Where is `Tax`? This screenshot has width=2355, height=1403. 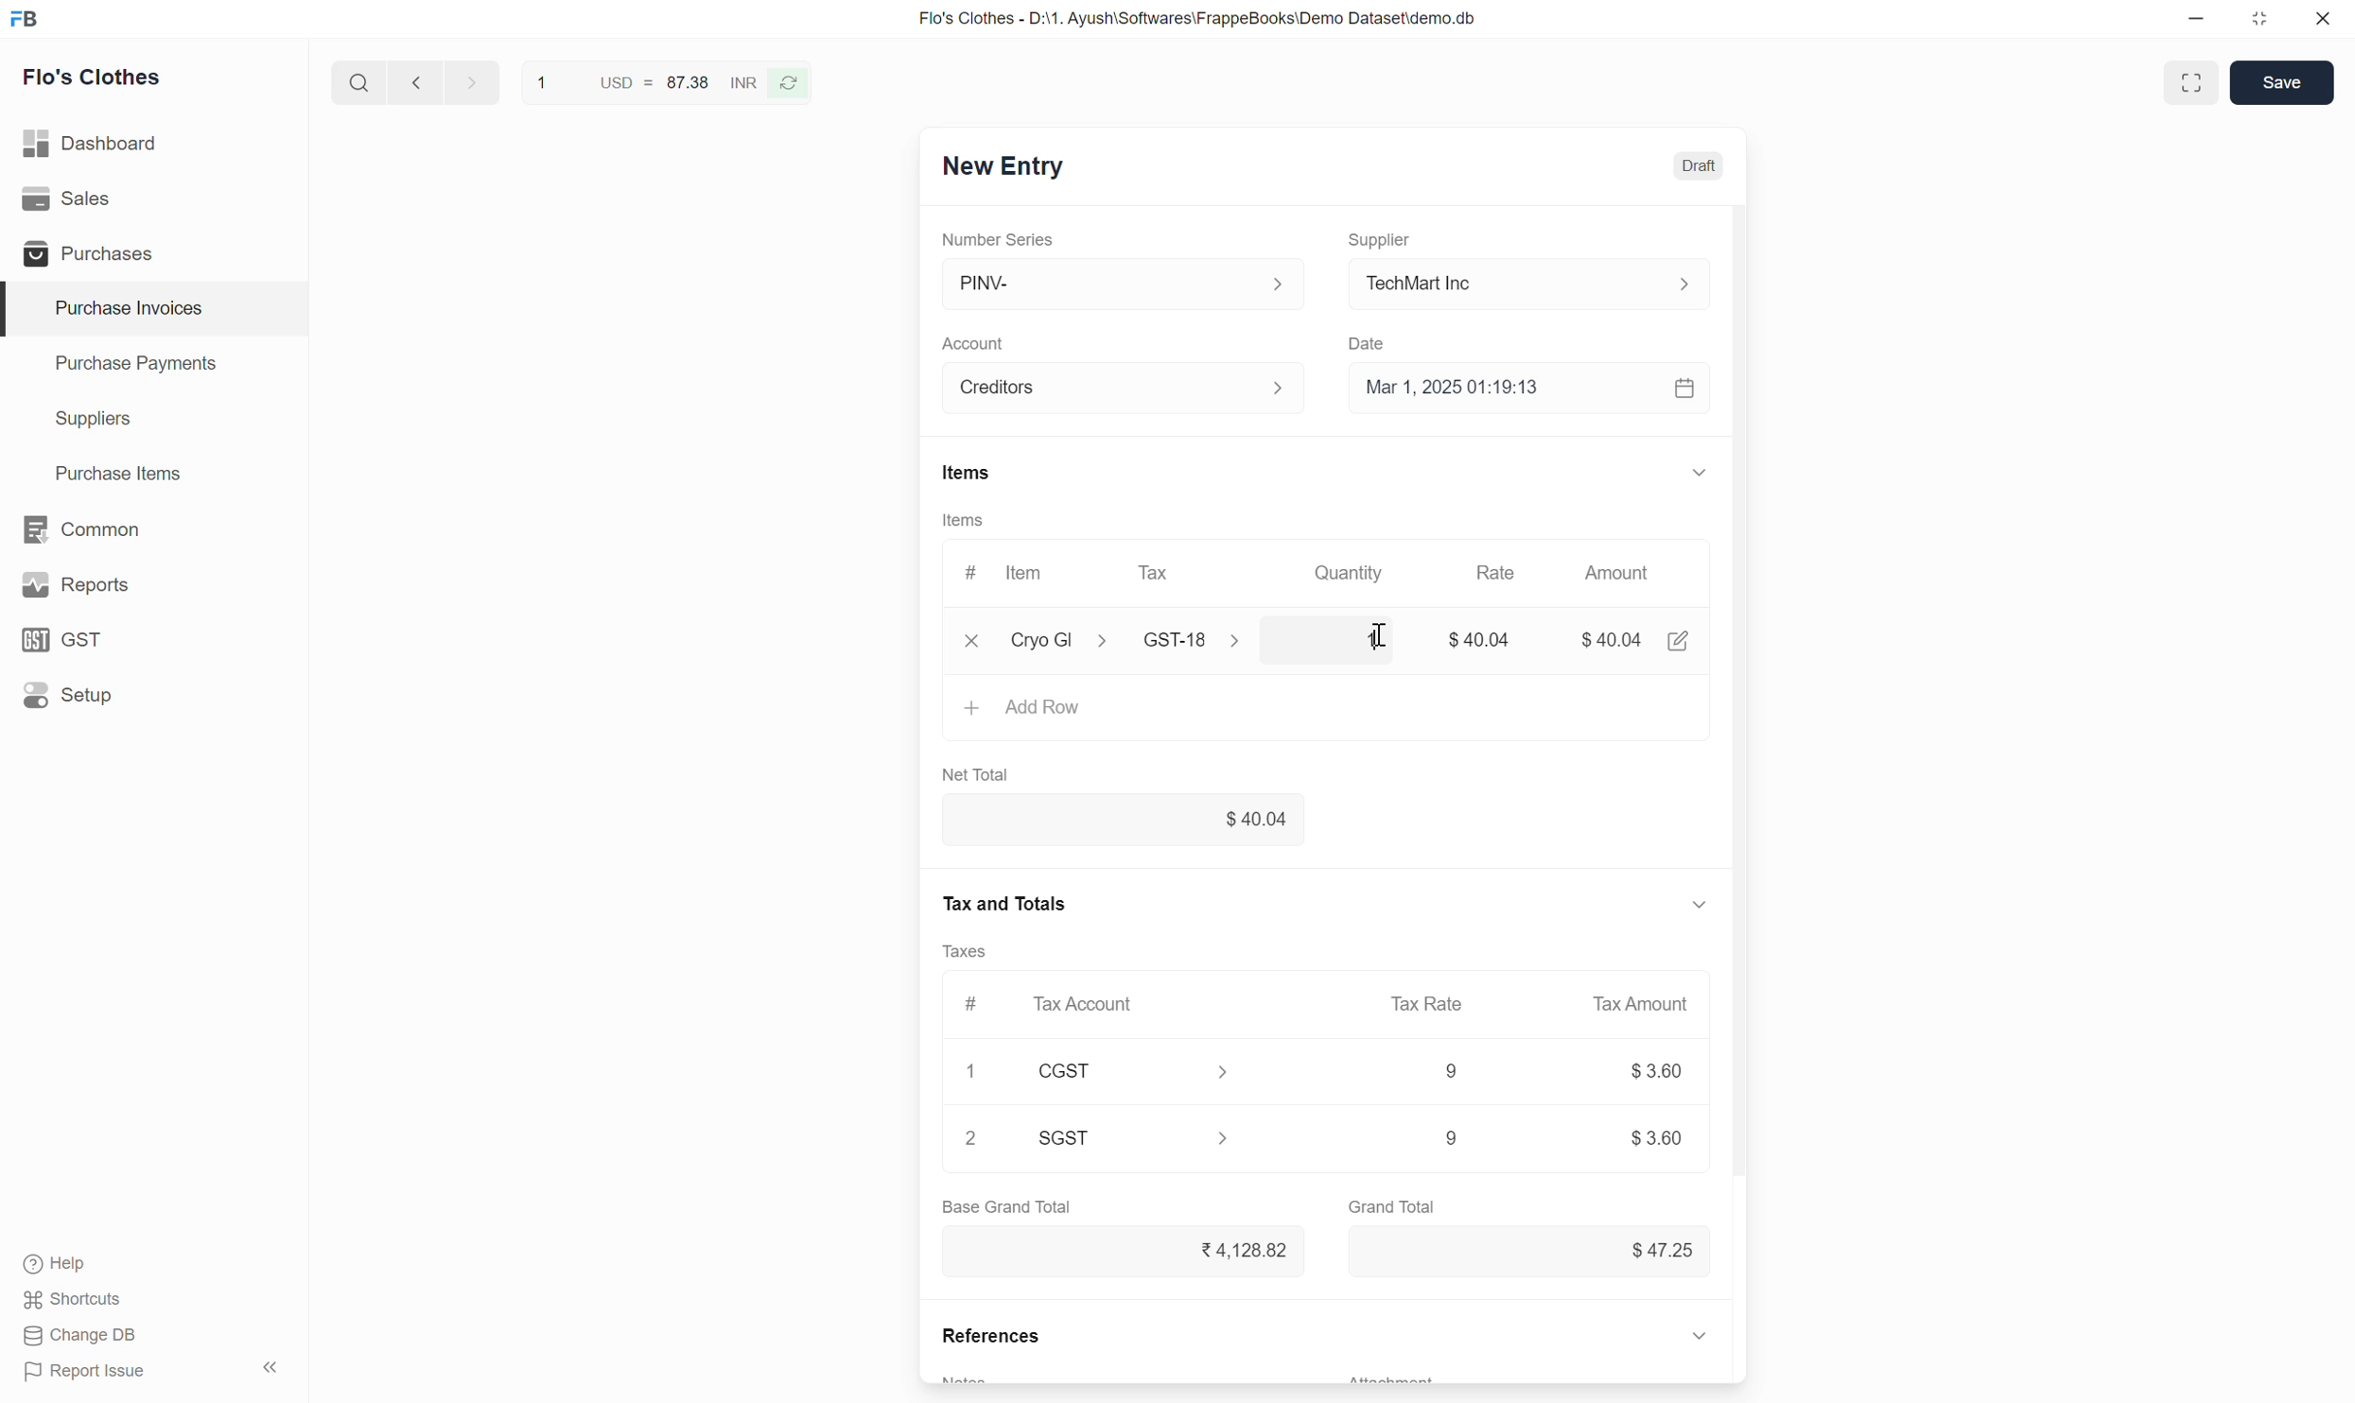
Tax is located at coordinates (1159, 572).